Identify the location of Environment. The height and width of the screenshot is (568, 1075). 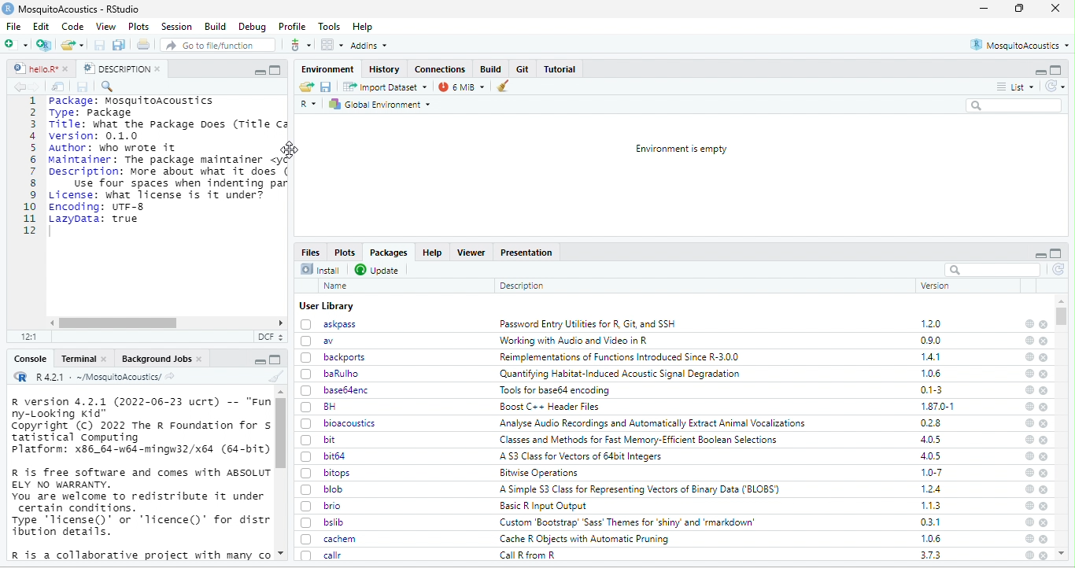
(329, 70).